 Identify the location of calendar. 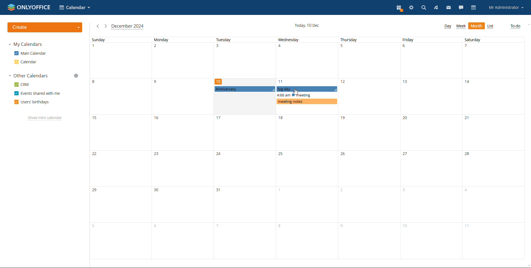
(474, 8).